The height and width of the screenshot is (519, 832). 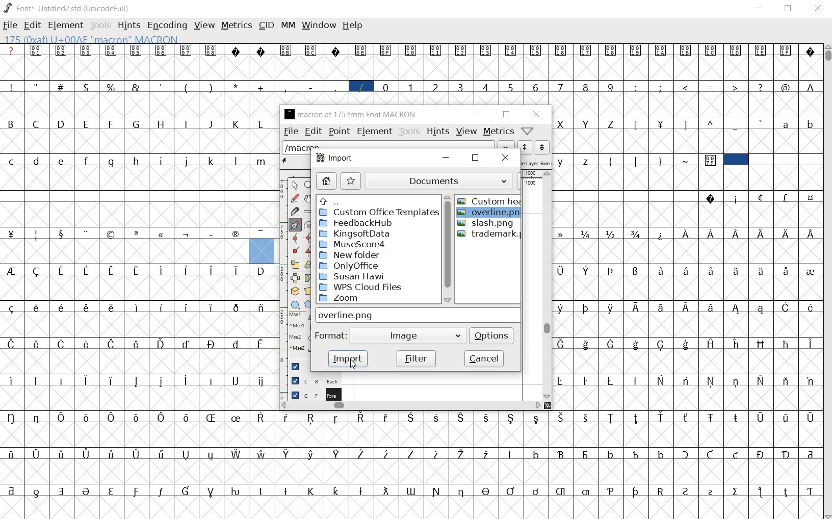 I want to click on Symbol, so click(x=611, y=233).